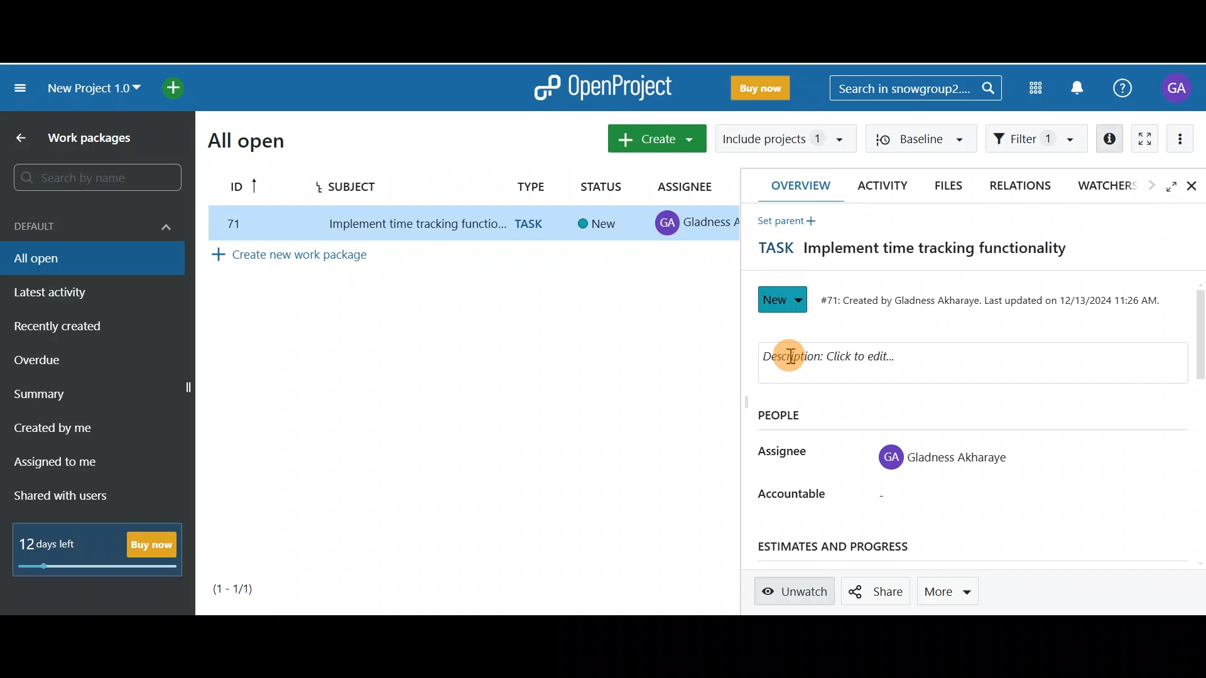 The image size is (1206, 678). Describe the element at coordinates (759, 87) in the screenshot. I see `Buy now` at that location.